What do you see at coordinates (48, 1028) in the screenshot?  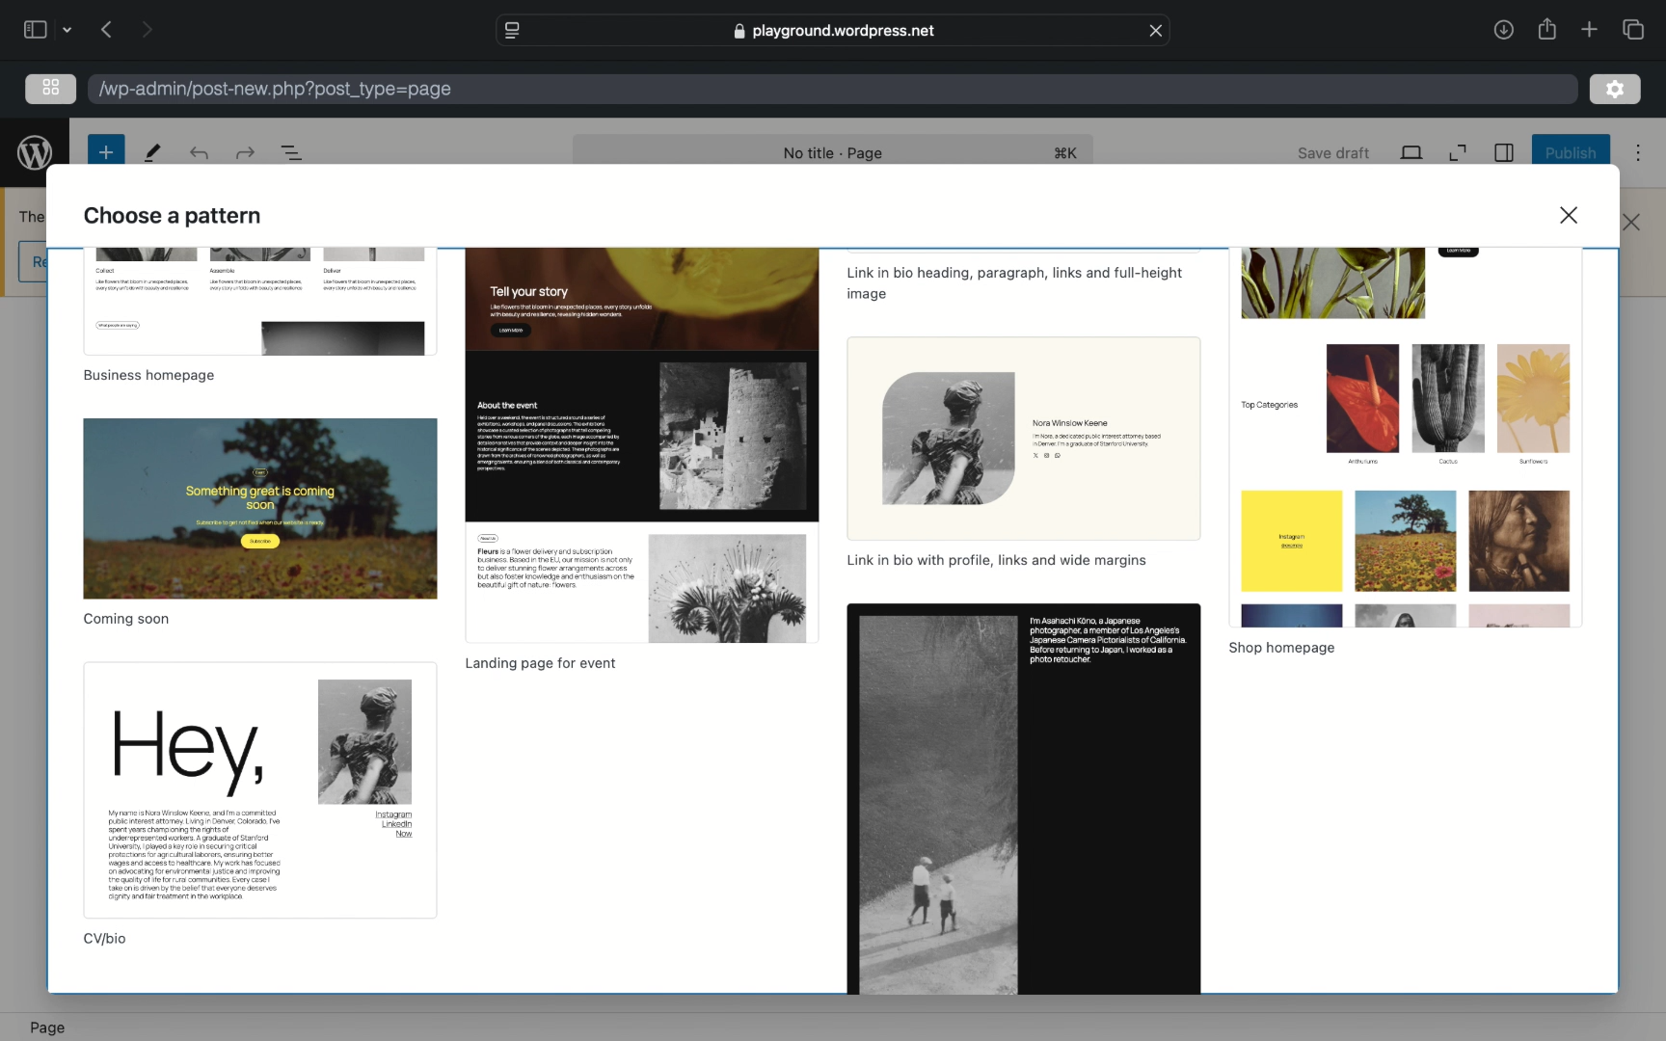 I see `page` at bounding box center [48, 1028].